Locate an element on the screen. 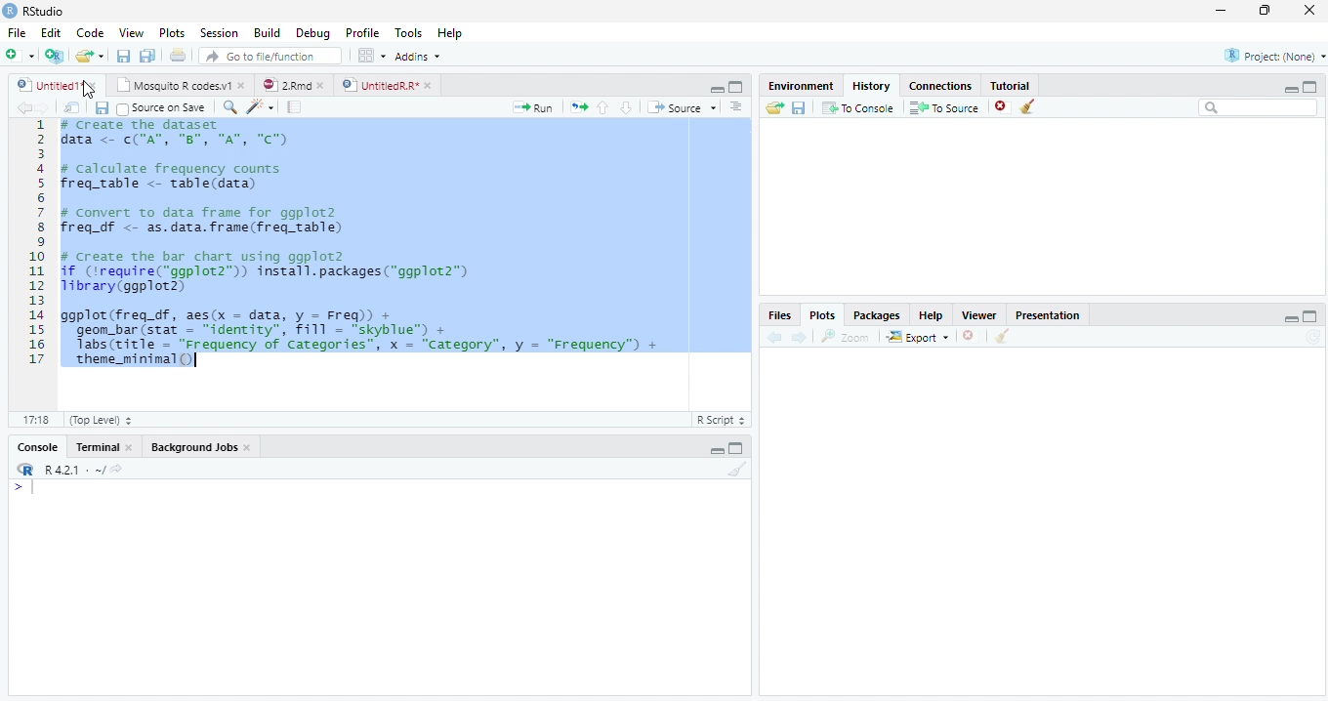  Open an existing file is located at coordinates (91, 57).